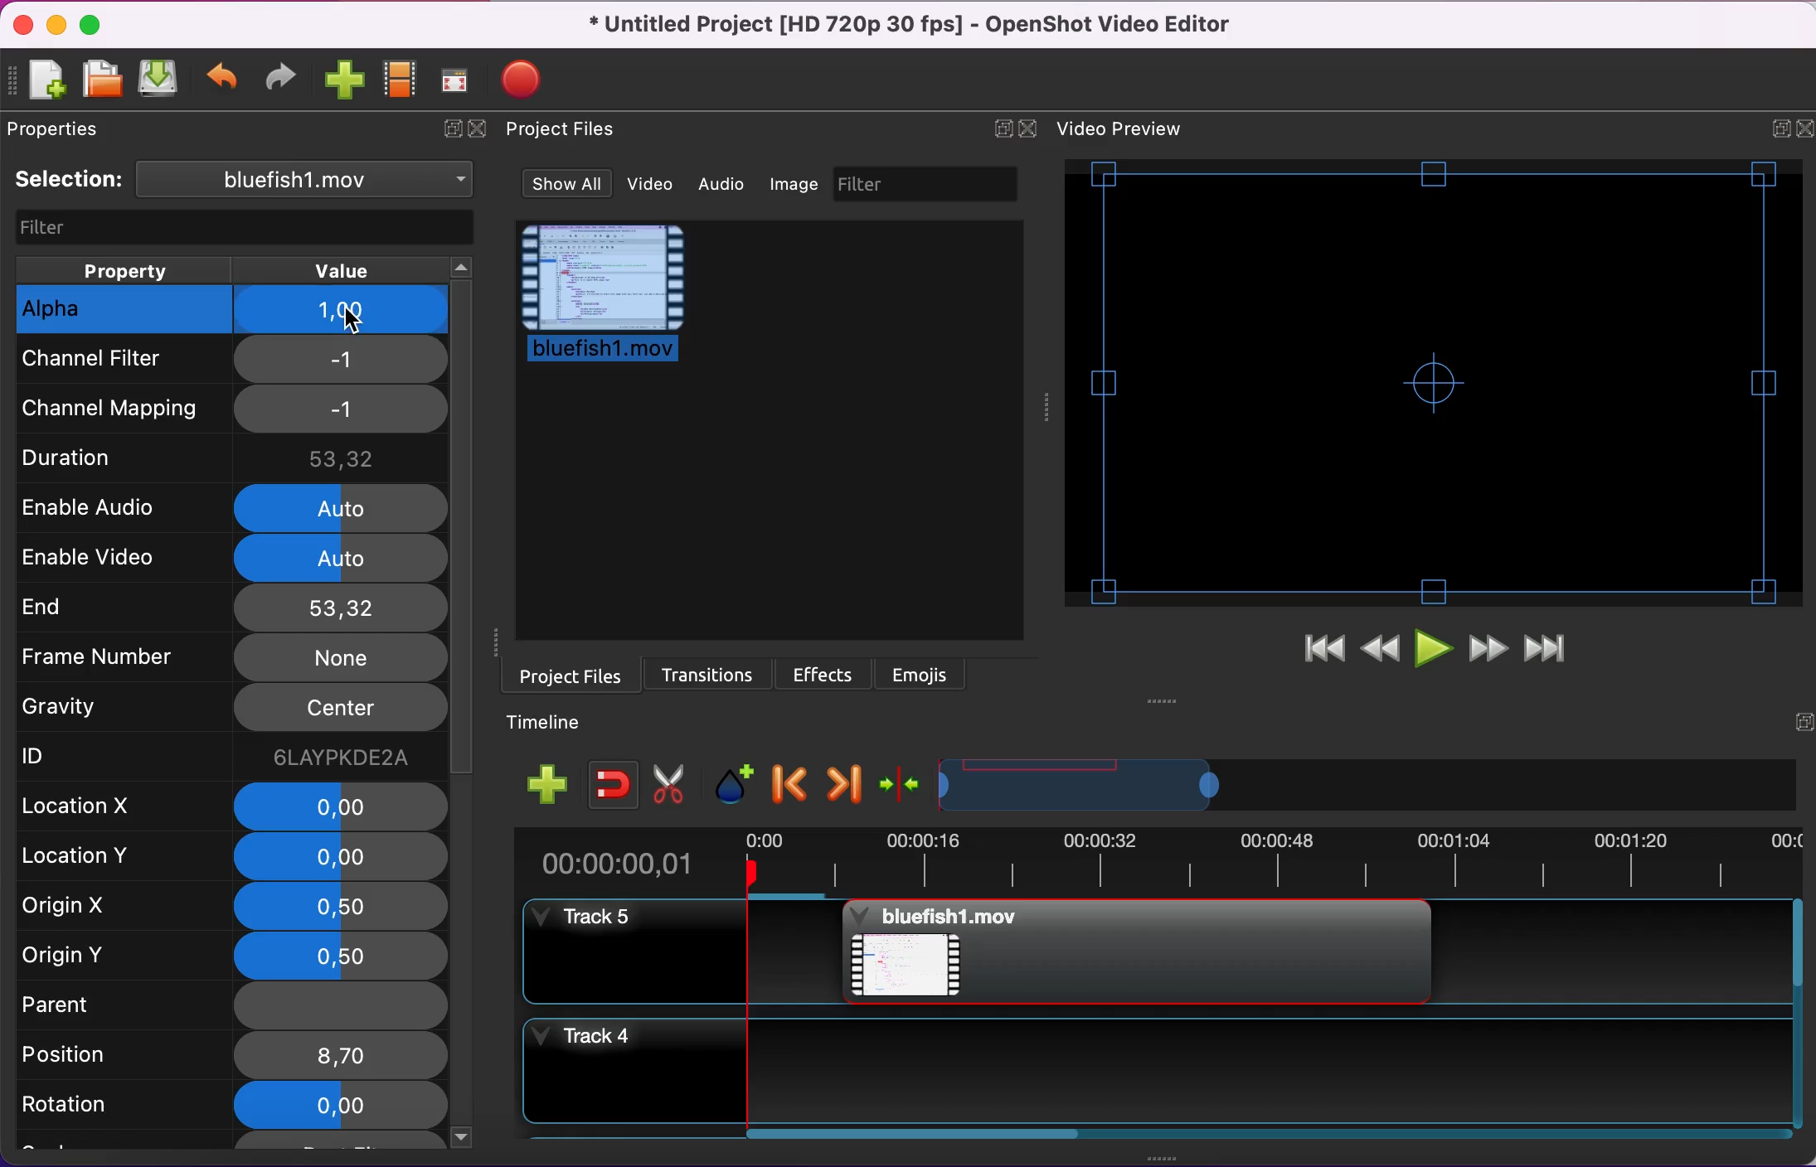 The height and width of the screenshot is (1167, 1816). I want to click on show all, so click(570, 182).